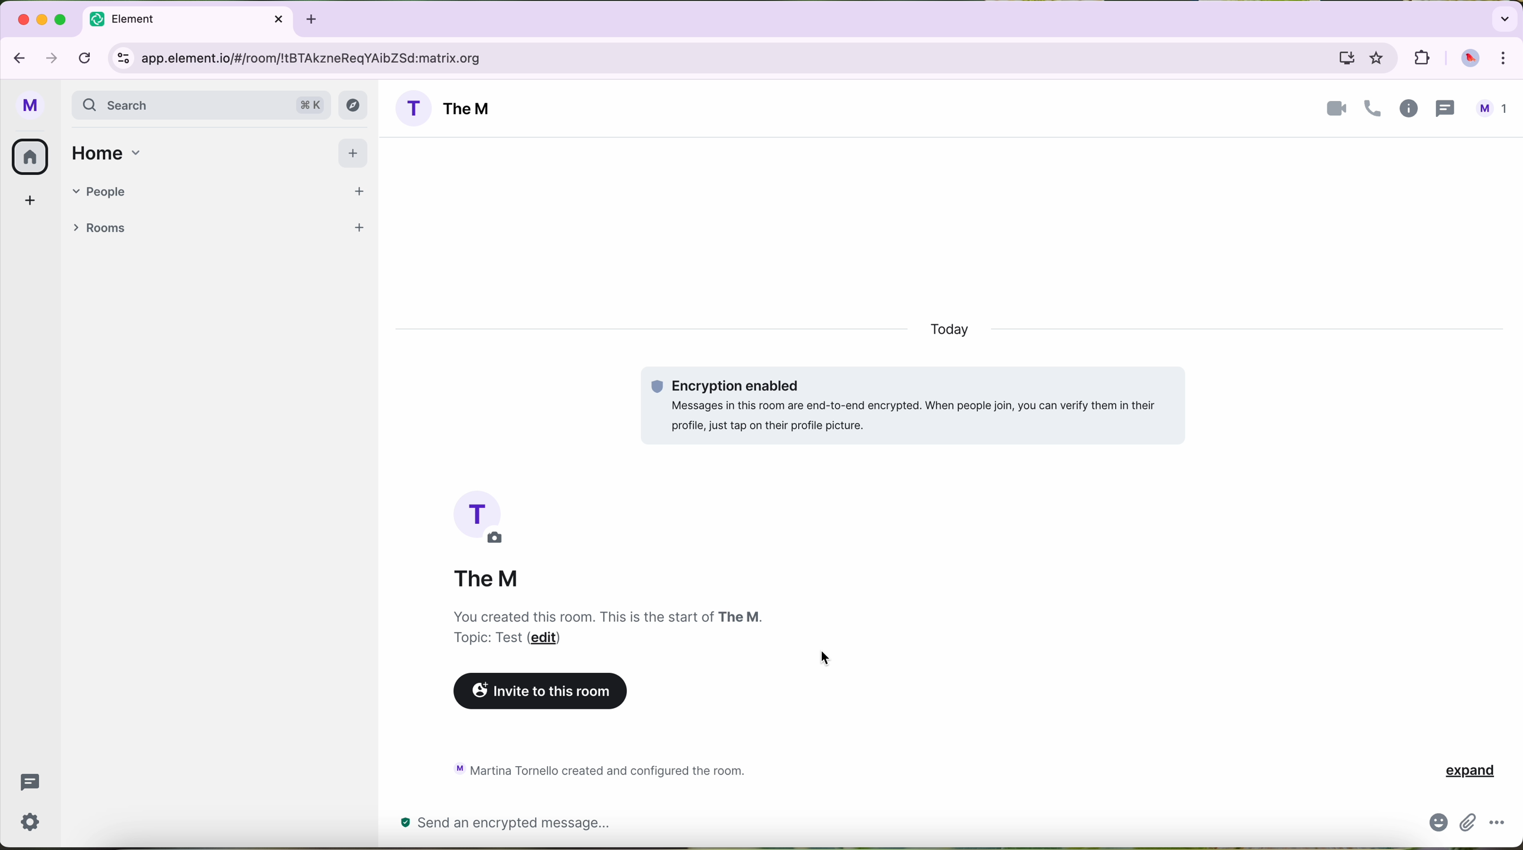  Describe the element at coordinates (102, 193) in the screenshot. I see `people` at that location.